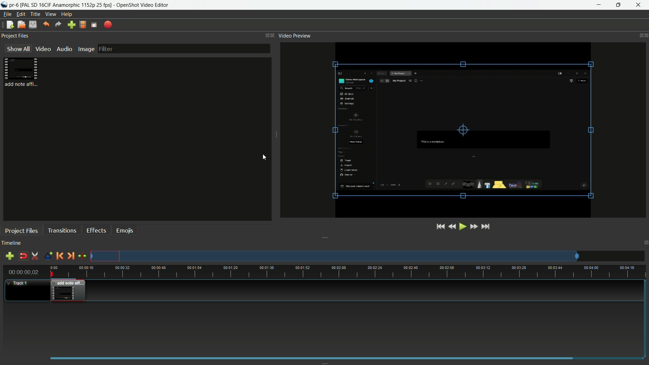  I want to click on fast forward, so click(473, 226).